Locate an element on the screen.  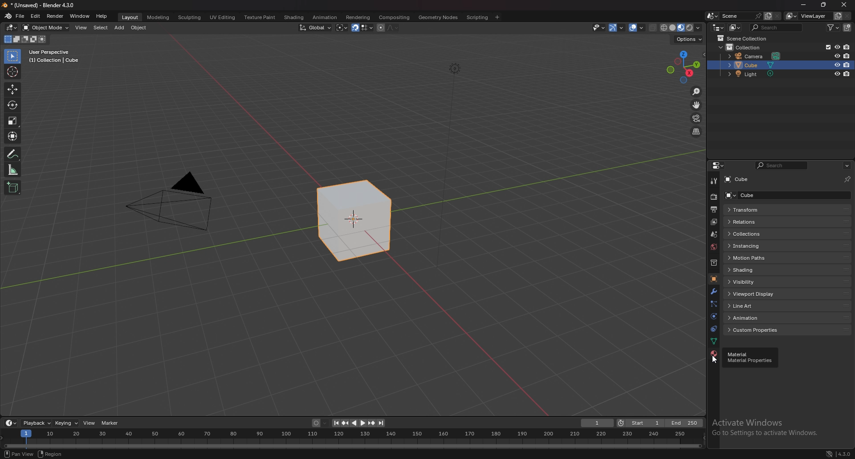
light is located at coordinates (754, 74).